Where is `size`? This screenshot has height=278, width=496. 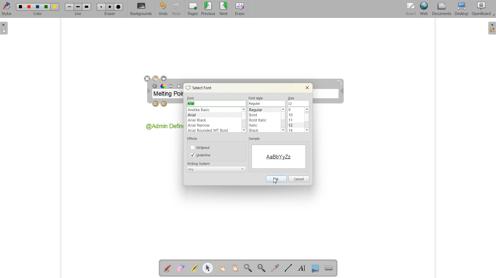 size is located at coordinates (292, 97).